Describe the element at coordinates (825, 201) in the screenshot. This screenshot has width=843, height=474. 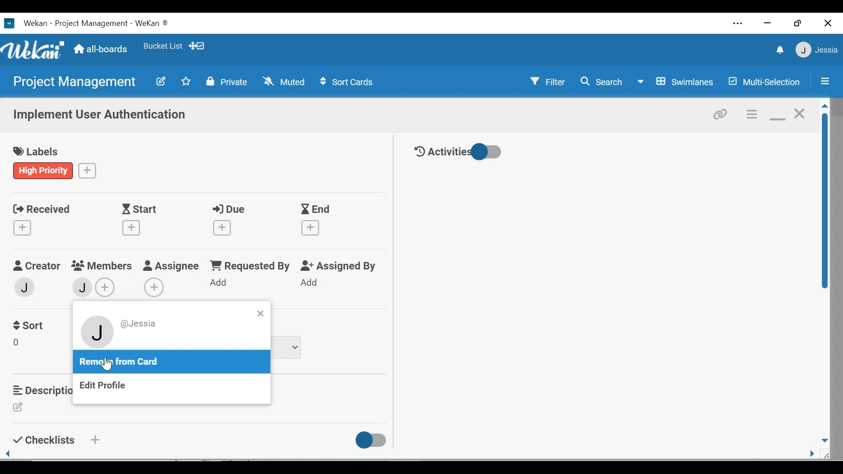
I see `vertical scrollbar` at that location.